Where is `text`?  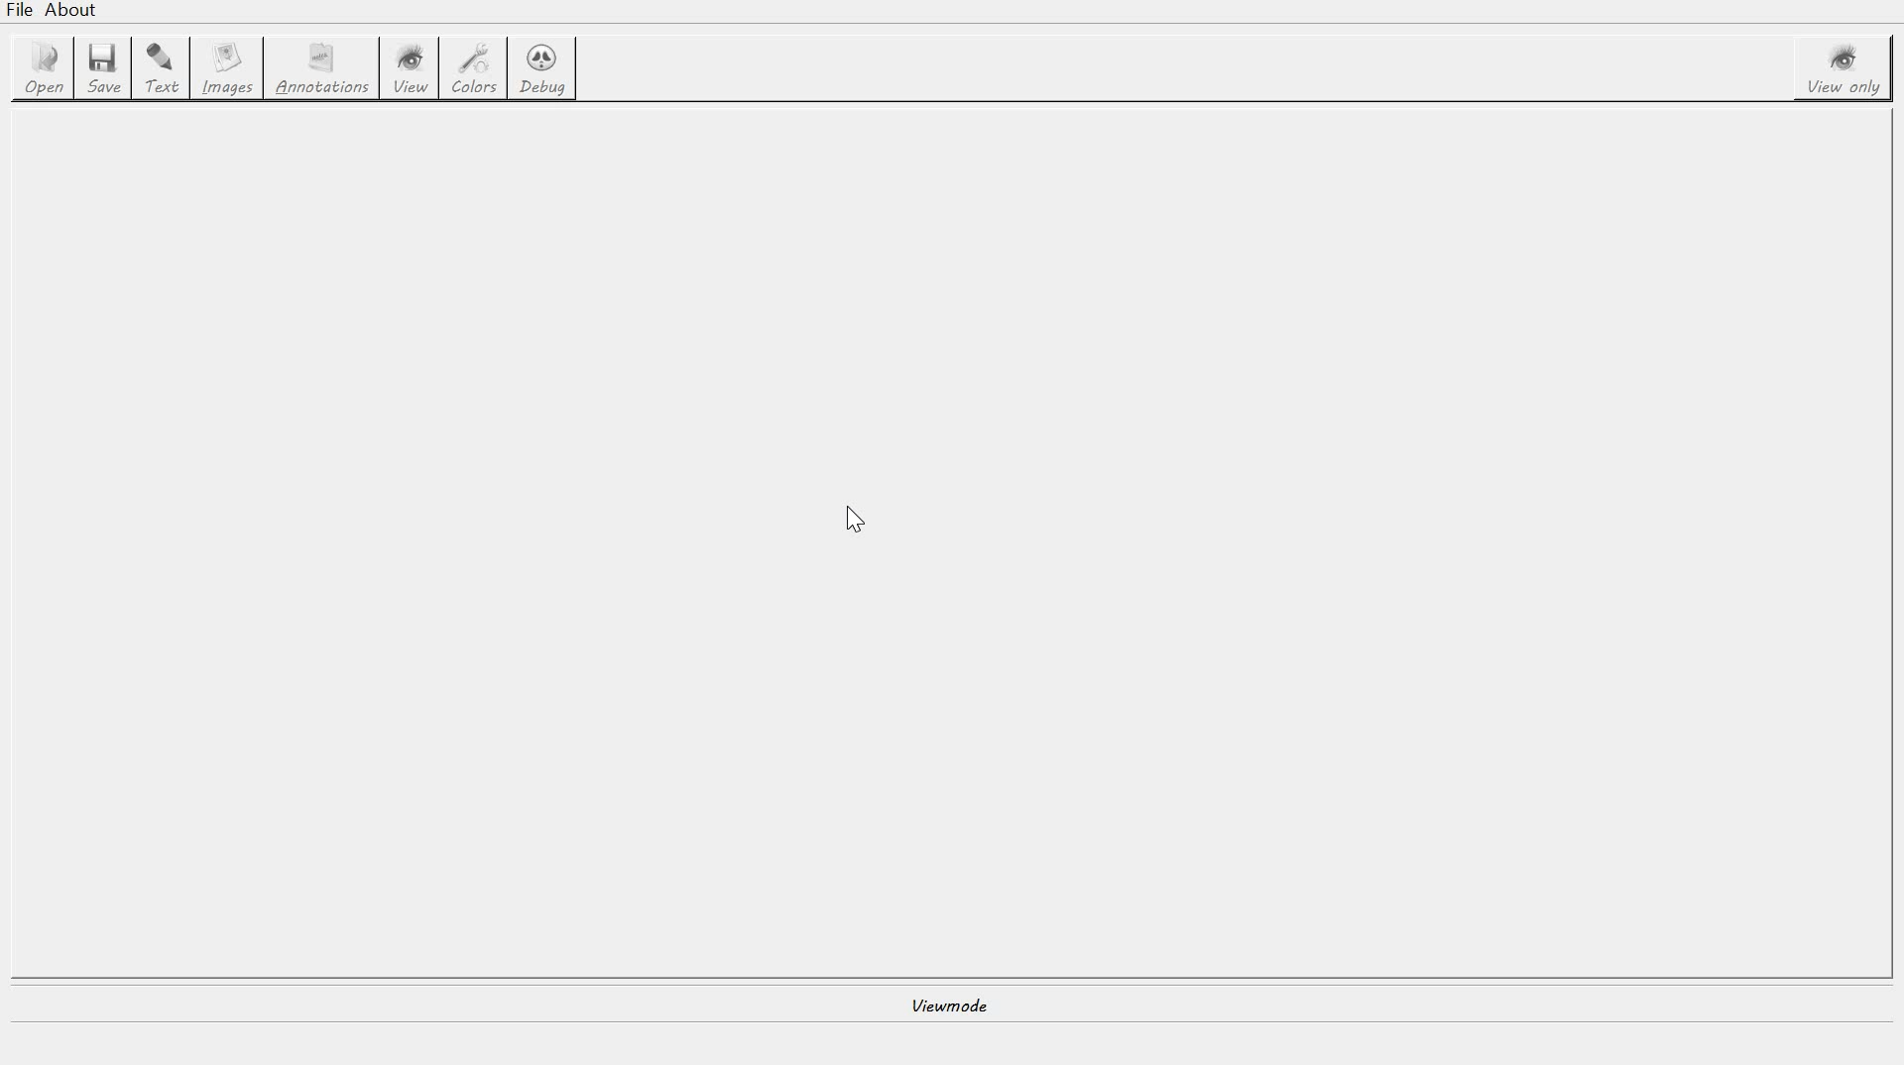
text is located at coordinates (160, 68).